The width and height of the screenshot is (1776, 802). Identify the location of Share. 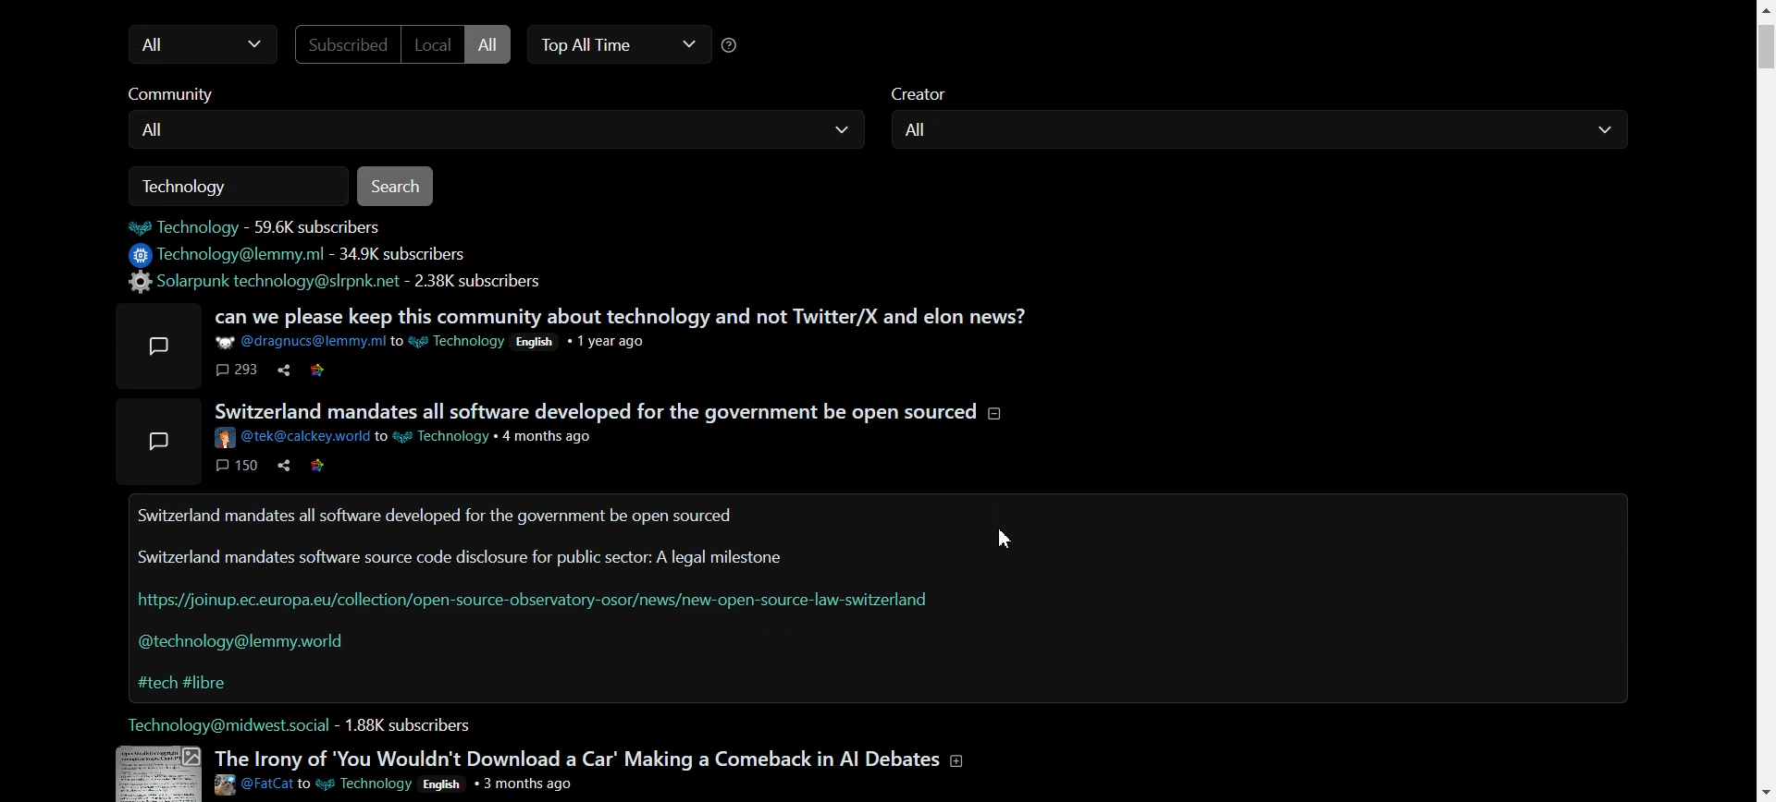
(285, 371).